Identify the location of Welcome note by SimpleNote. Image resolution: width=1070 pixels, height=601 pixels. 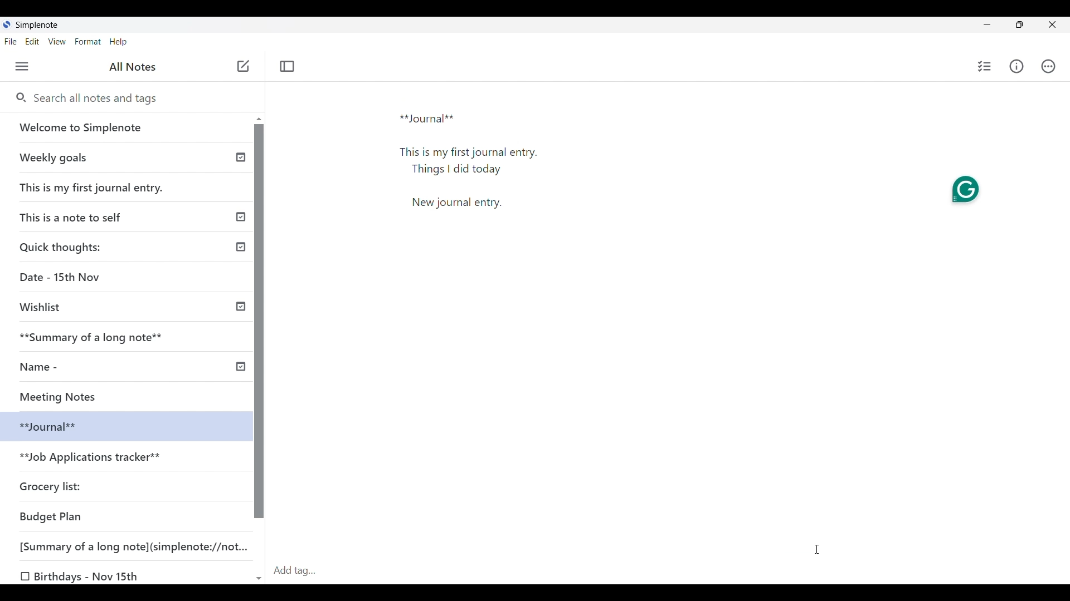
(127, 127).